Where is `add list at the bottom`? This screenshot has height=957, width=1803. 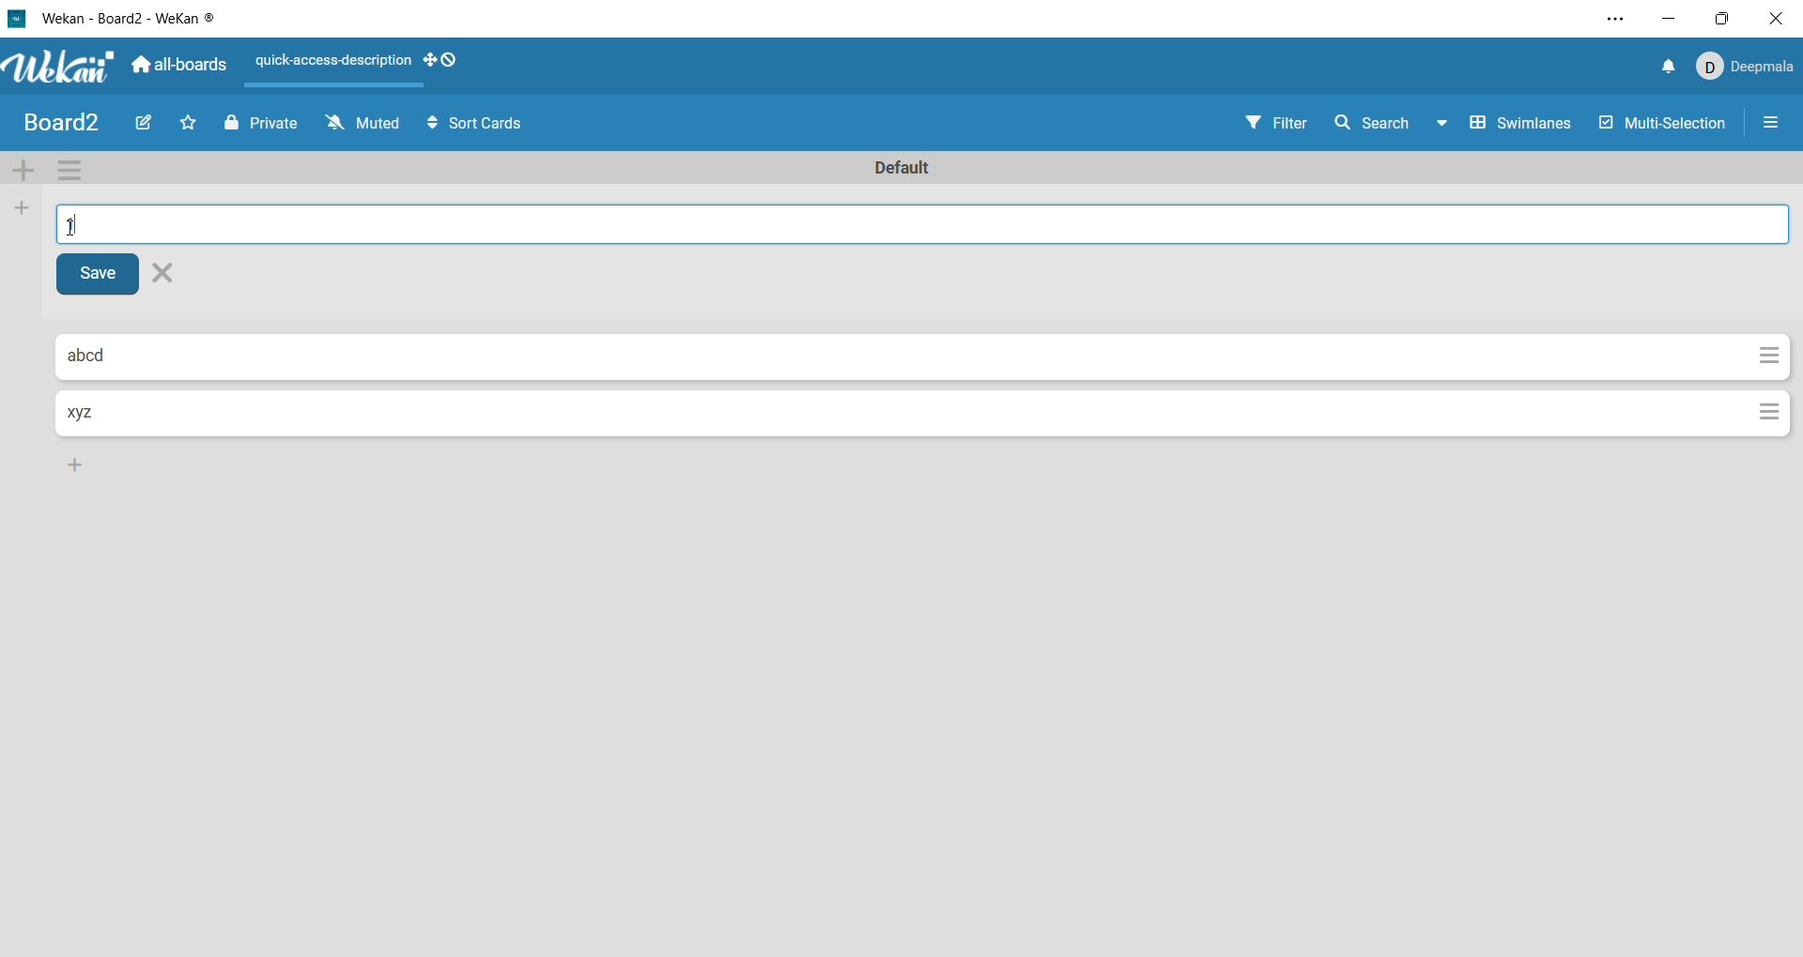
add list at the bottom is located at coordinates (78, 465).